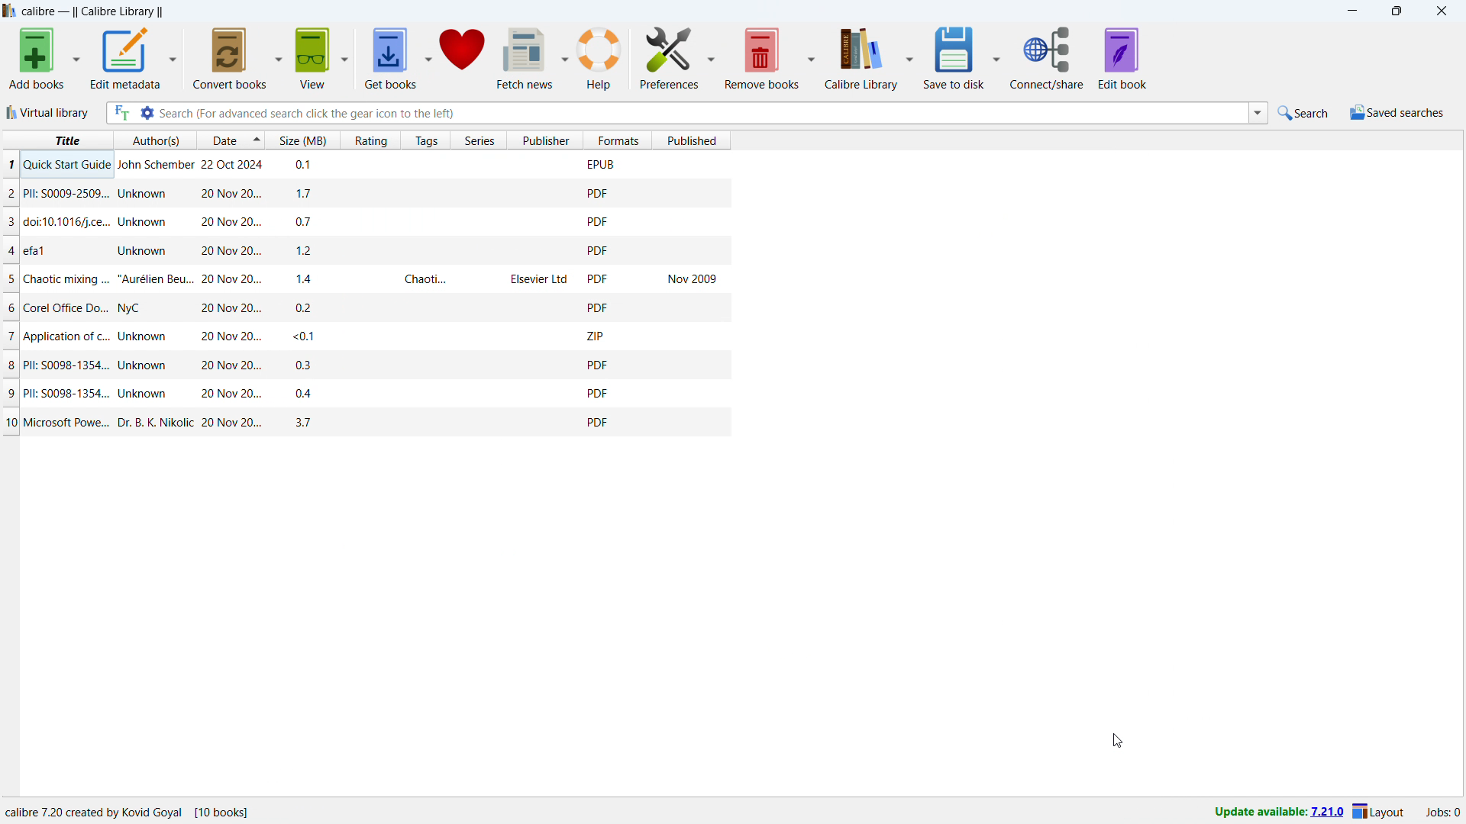 The height and width of the screenshot is (824, 1466). I want to click on edit book, so click(1122, 58).